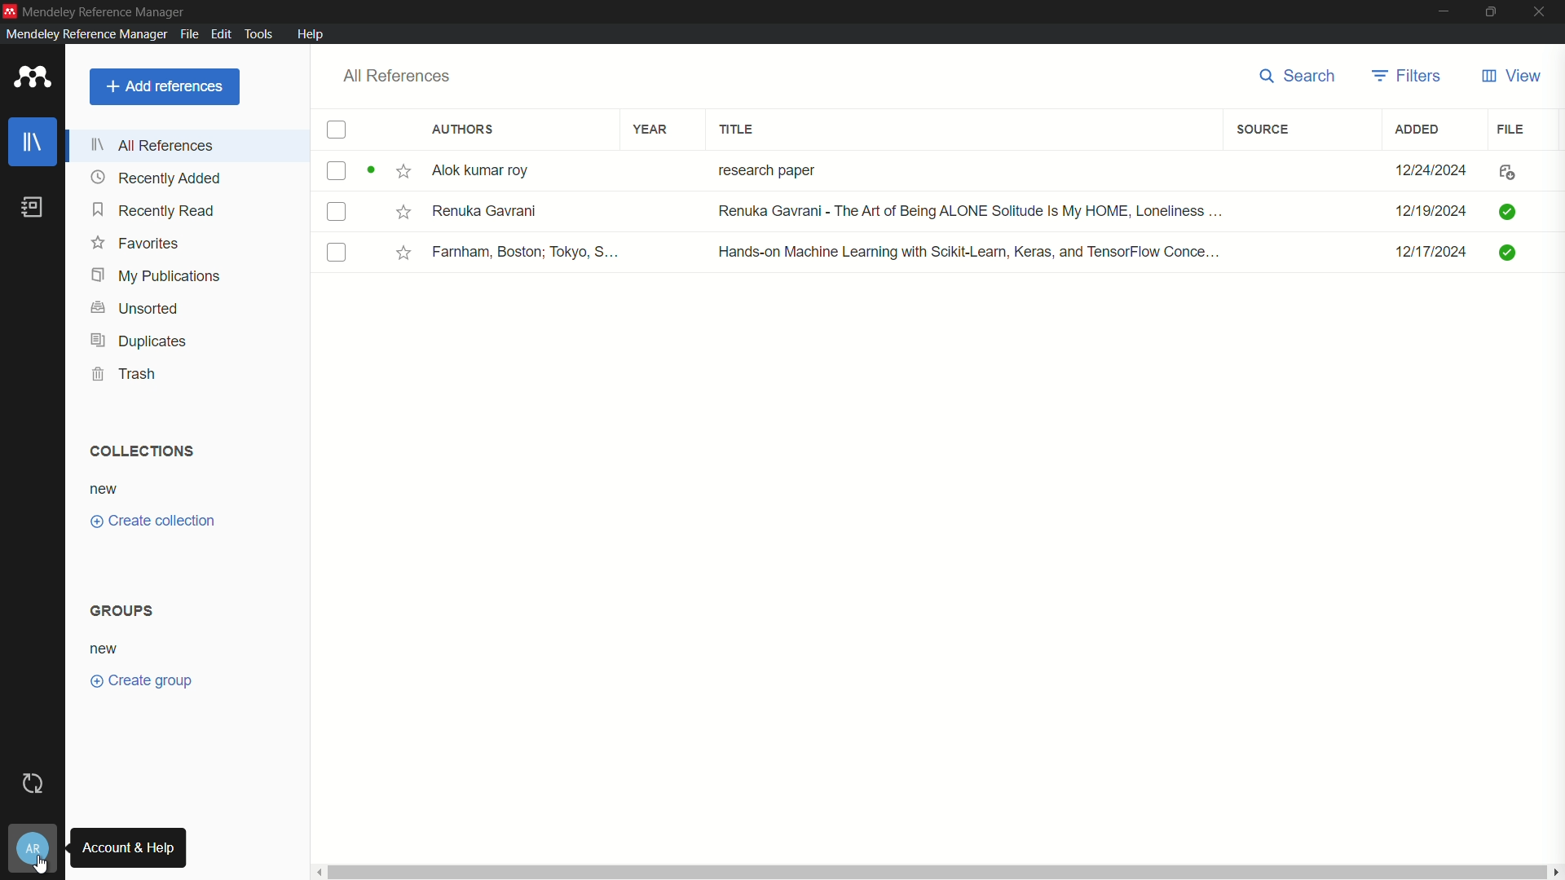 This screenshot has height=880, width=1565. What do you see at coordinates (222, 34) in the screenshot?
I see `edit menu` at bounding box center [222, 34].